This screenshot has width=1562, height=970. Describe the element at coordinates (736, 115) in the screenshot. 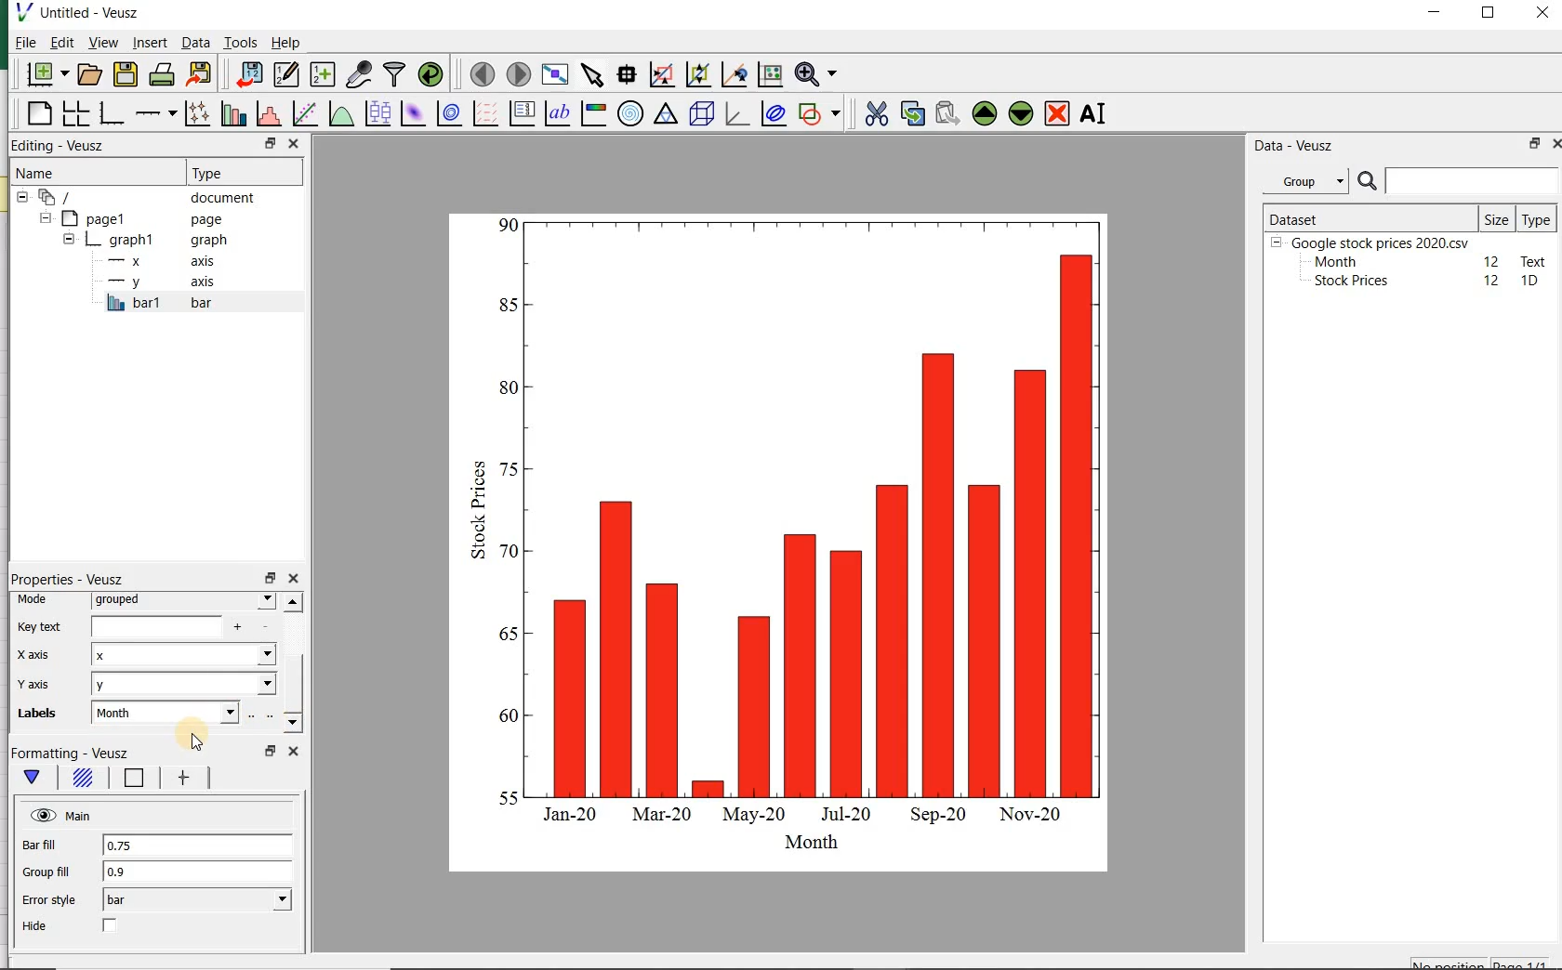

I see `3d graph` at that location.